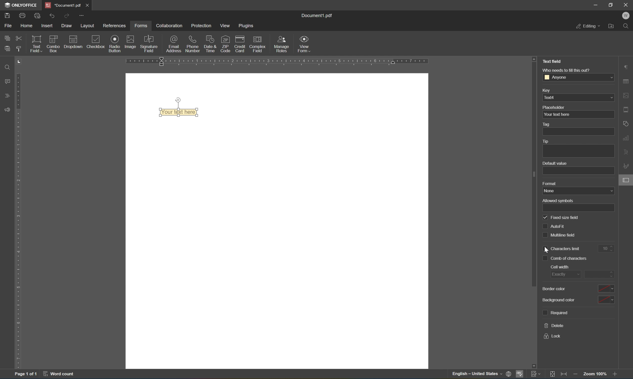  Describe the element at coordinates (535, 59) in the screenshot. I see `scroll up` at that location.